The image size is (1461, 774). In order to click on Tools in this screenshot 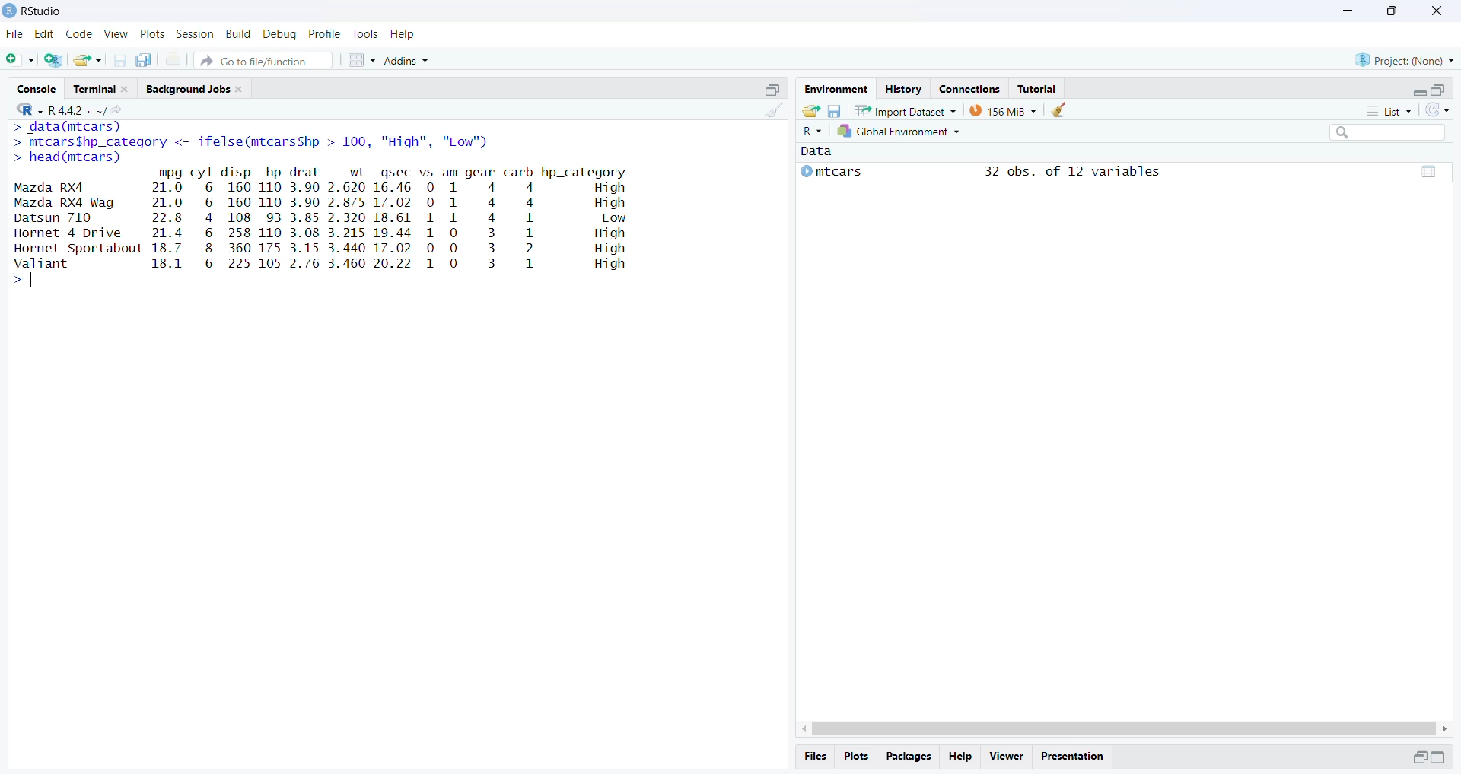, I will do `click(365, 34)`.